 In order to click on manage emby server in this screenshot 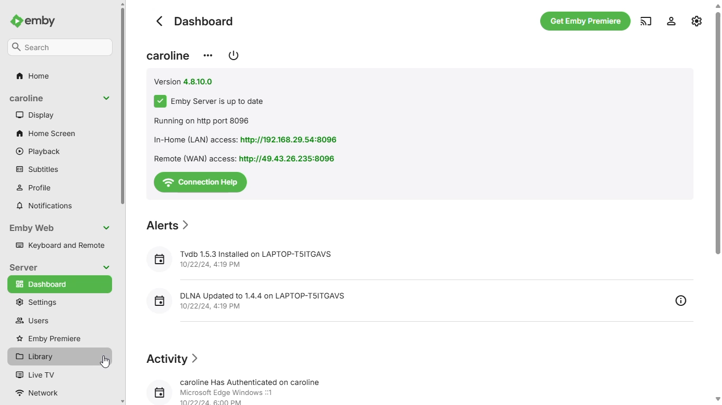, I will do `click(671, 21)`.